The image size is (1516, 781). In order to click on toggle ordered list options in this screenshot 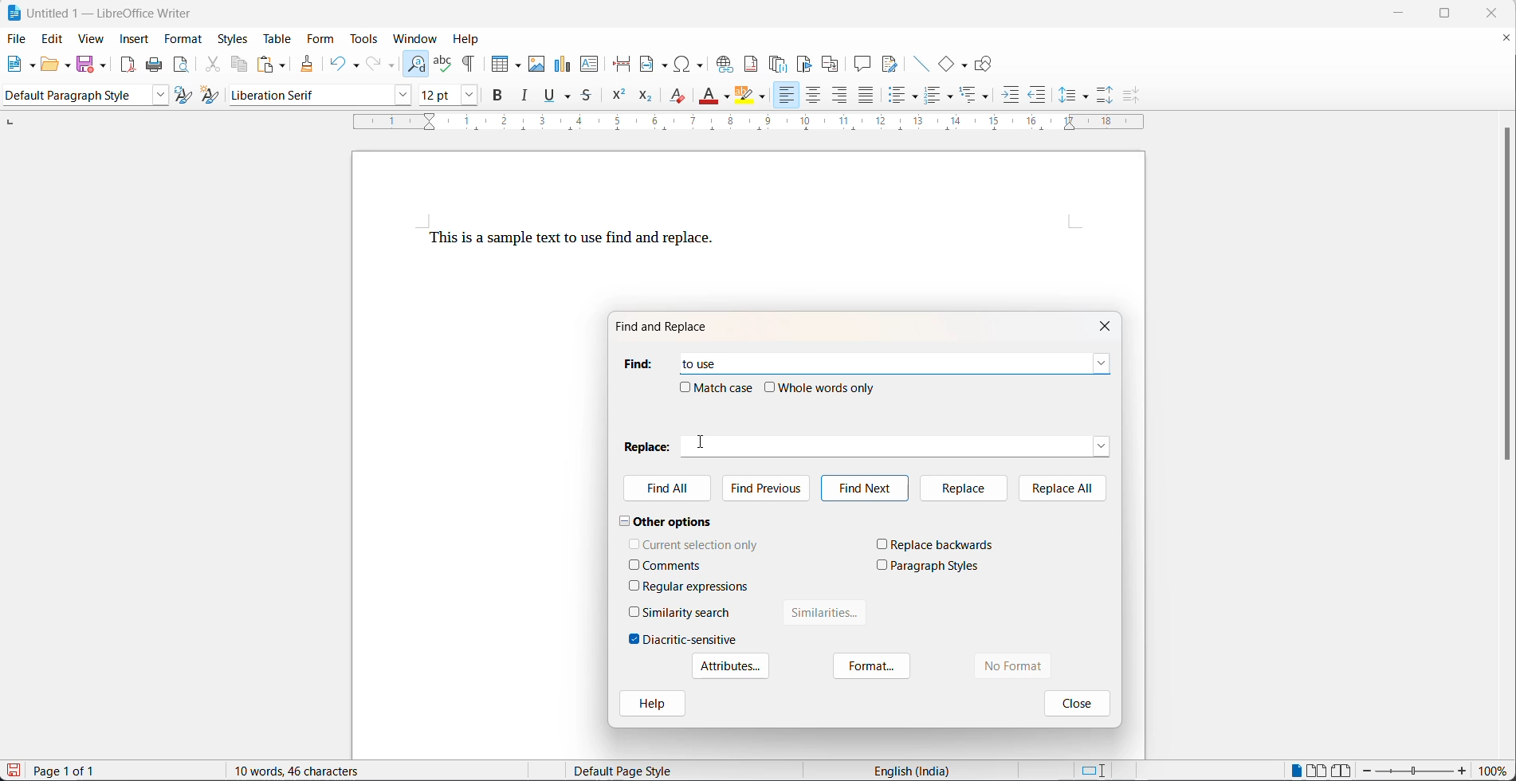, I will do `click(952, 98)`.